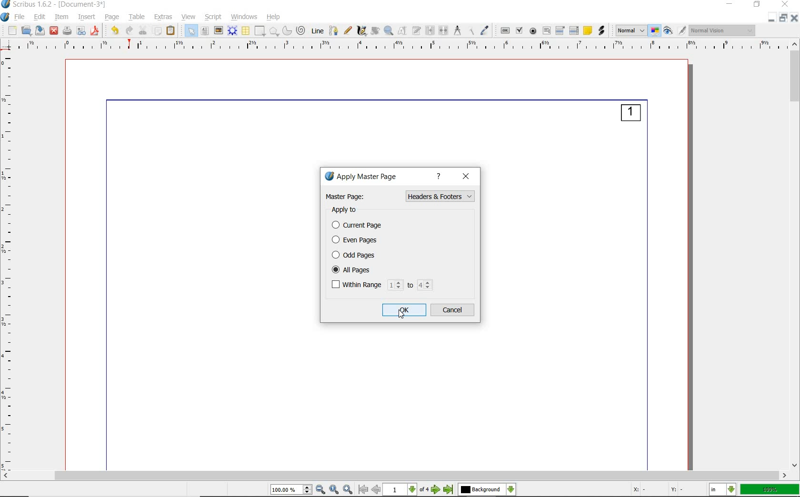 This screenshot has width=800, height=497. Describe the element at coordinates (336, 270) in the screenshot. I see `checked` at that location.